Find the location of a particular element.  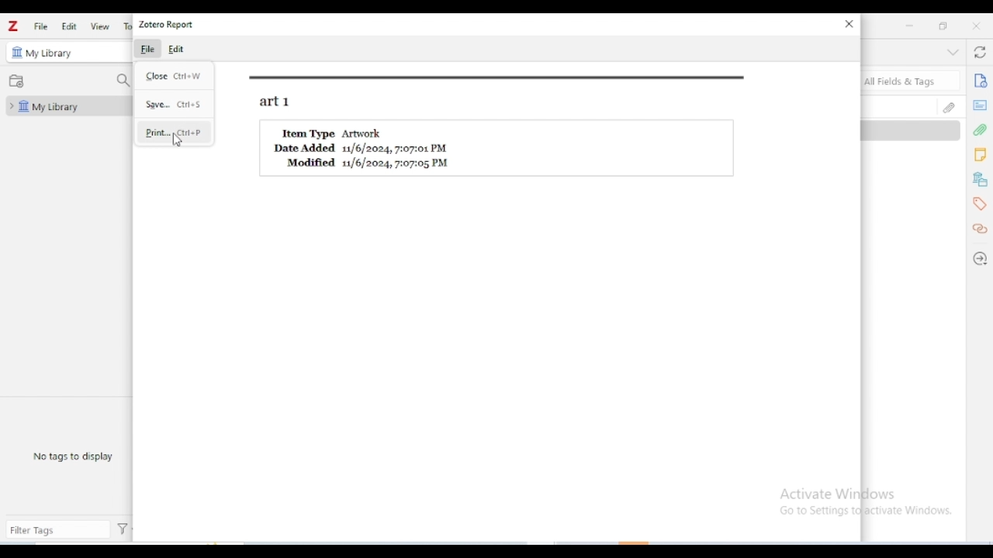

minimize is located at coordinates (910, 26).